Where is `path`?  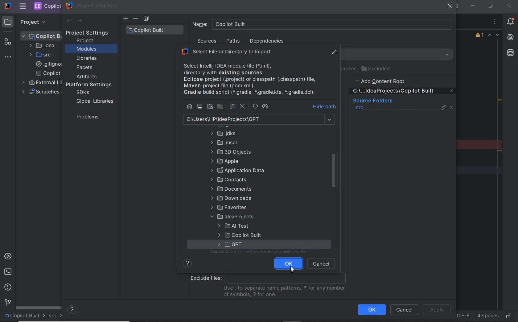 path is located at coordinates (259, 119).